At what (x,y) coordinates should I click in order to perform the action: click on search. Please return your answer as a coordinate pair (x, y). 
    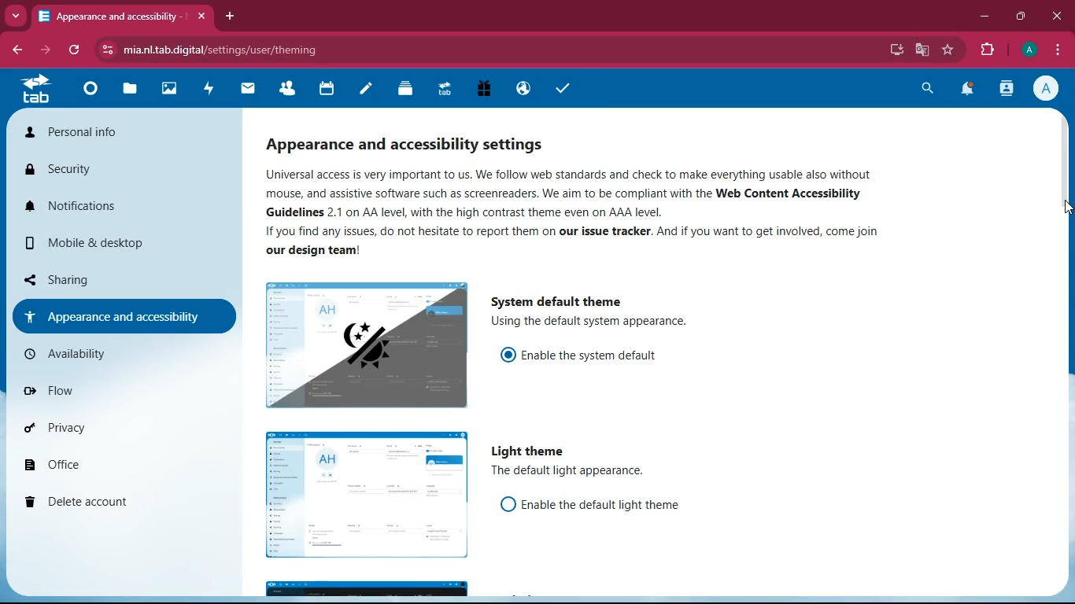
    Looking at the image, I should click on (925, 90).